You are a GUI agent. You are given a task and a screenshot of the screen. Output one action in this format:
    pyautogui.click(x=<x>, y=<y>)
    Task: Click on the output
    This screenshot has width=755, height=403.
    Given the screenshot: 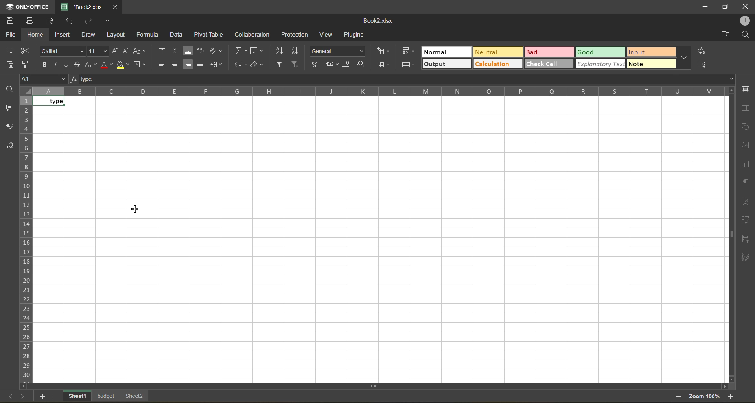 What is the action you would take?
    pyautogui.click(x=446, y=65)
    